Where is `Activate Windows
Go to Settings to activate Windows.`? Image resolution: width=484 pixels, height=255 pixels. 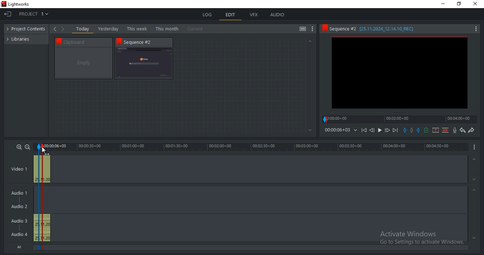 Activate Windows
Go to Settings to activate Windows. is located at coordinates (422, 238).